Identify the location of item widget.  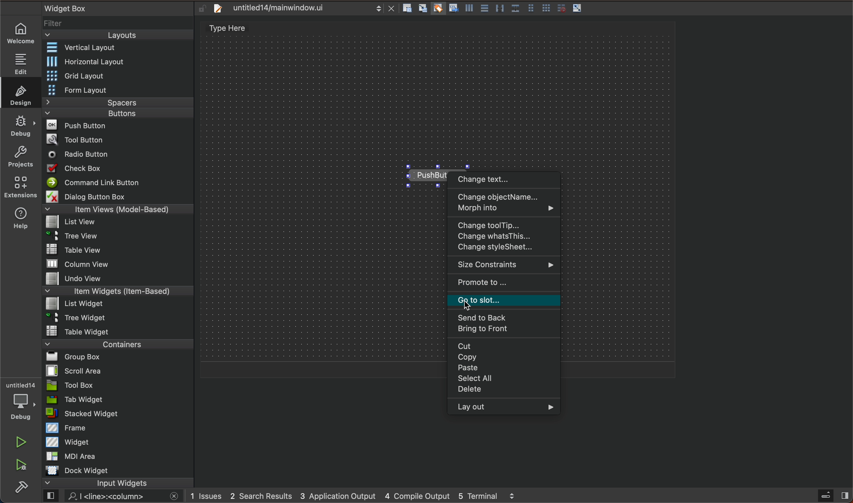
(120, 293).